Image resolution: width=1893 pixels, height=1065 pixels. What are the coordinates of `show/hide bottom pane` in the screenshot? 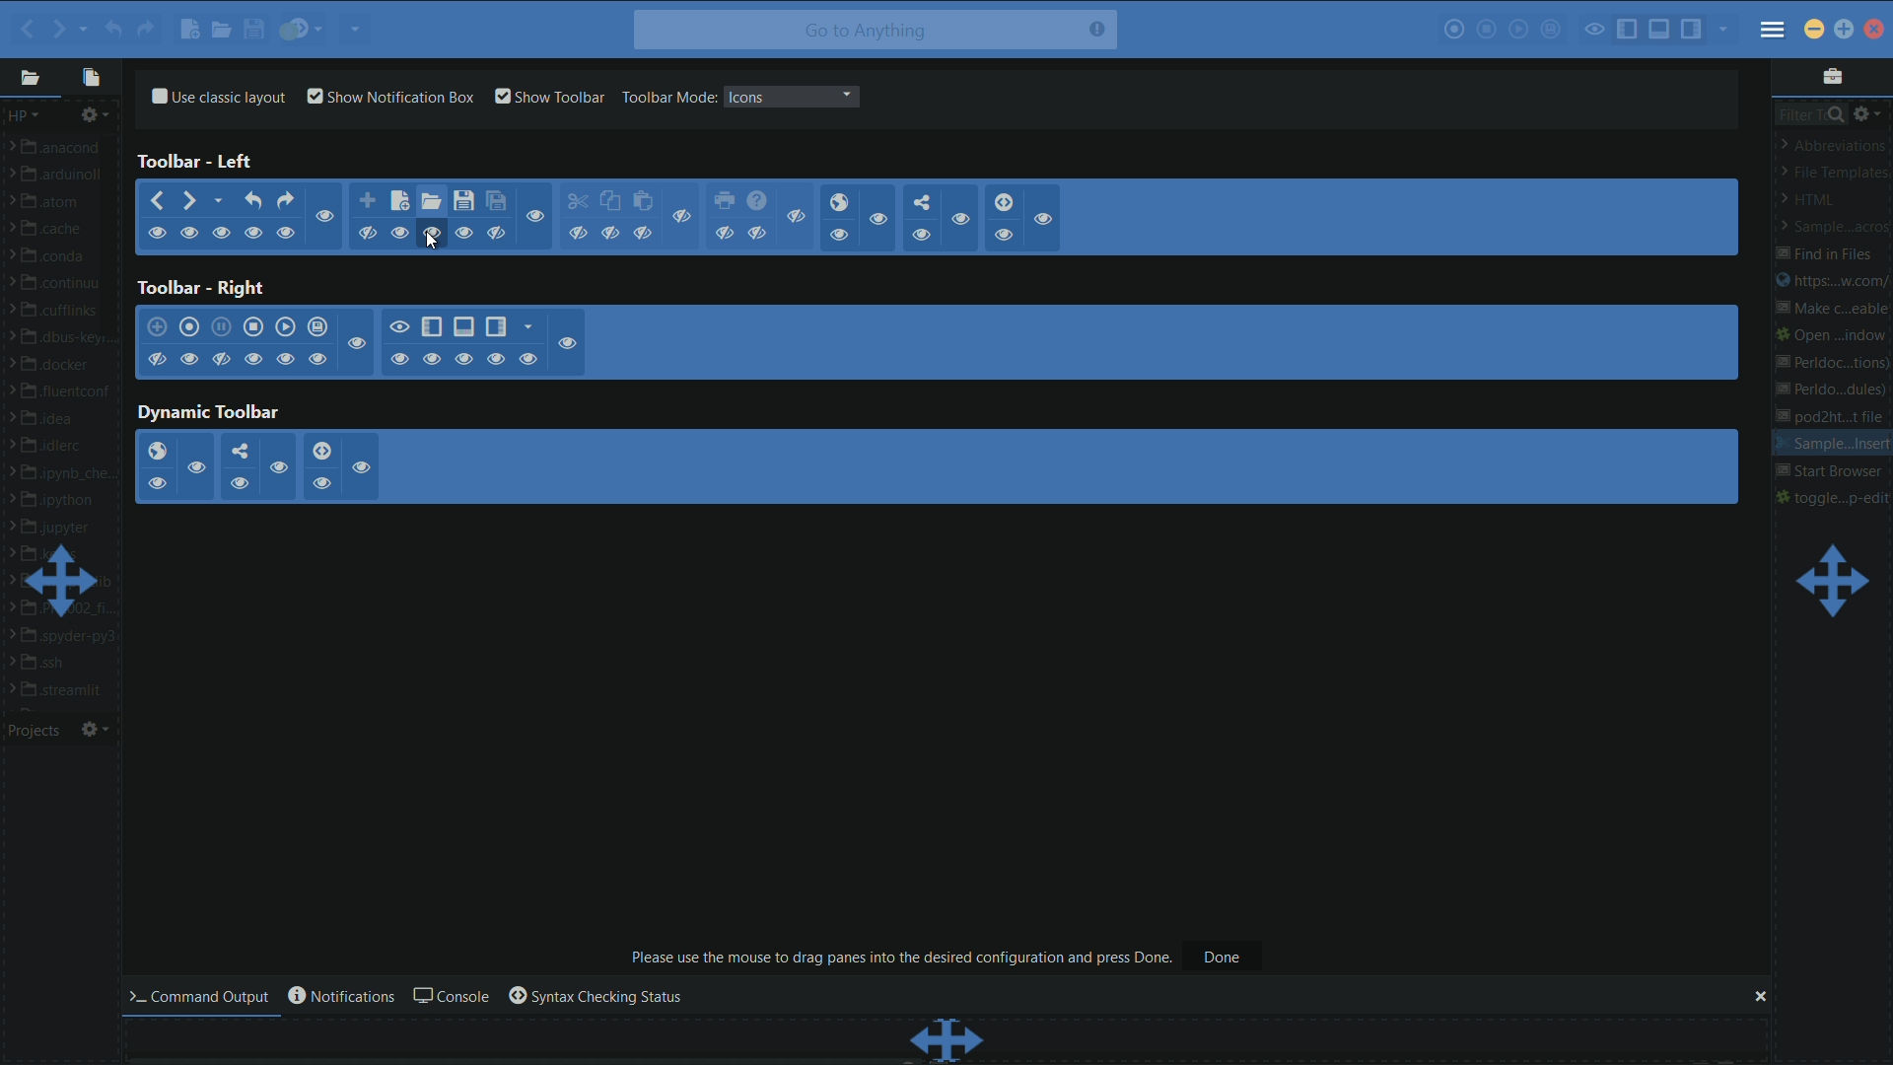 It's located at (1660, 29).